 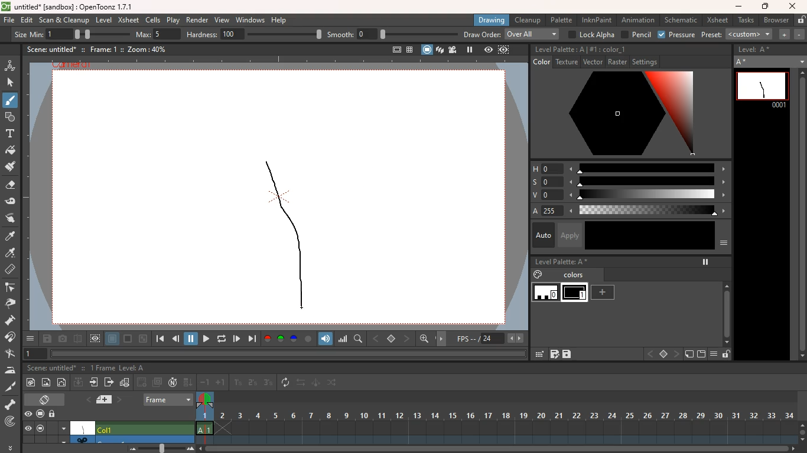 What do you see at coordinates (30, 339) in the screenshot?
I see `more` at bounding box center [30, 339].